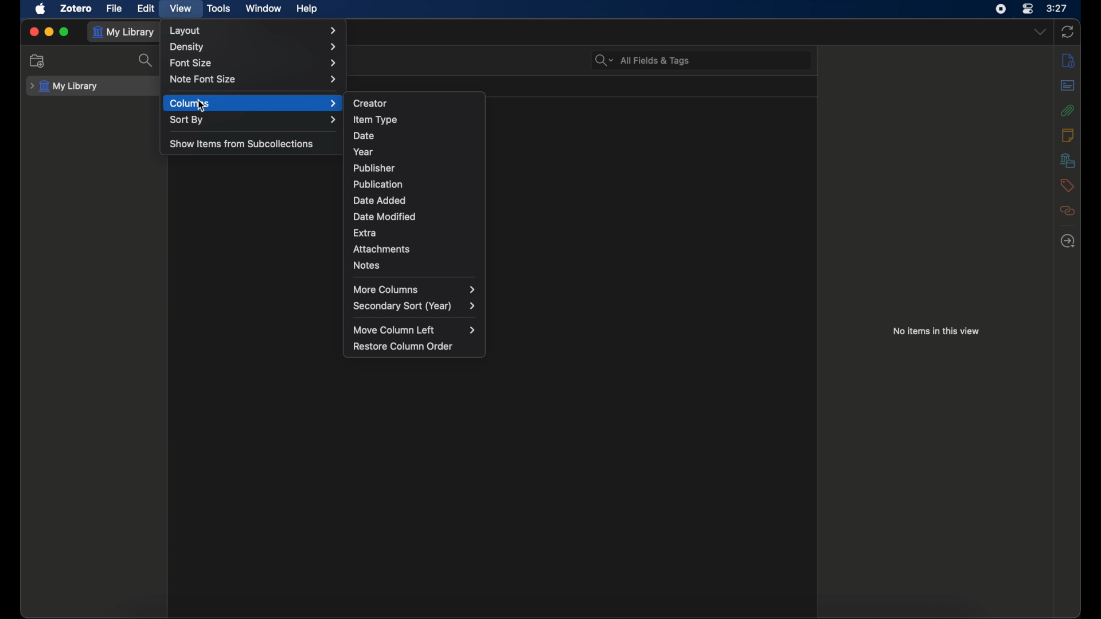  Describe the element at coordinates (41, 9) in the screenshot. I see `apple` at that location.